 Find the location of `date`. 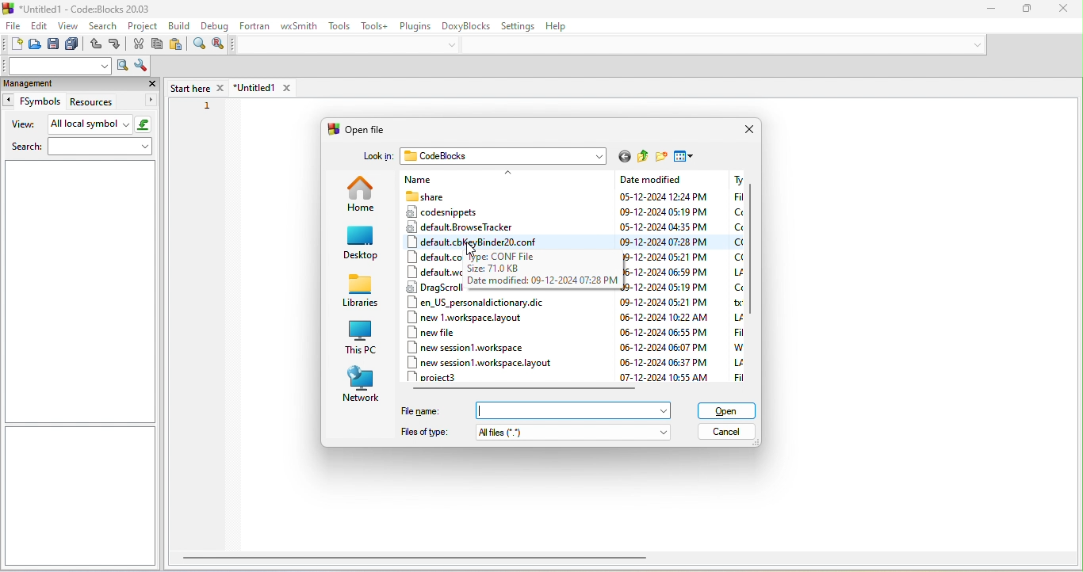

date is located at coordinates (664, 242).